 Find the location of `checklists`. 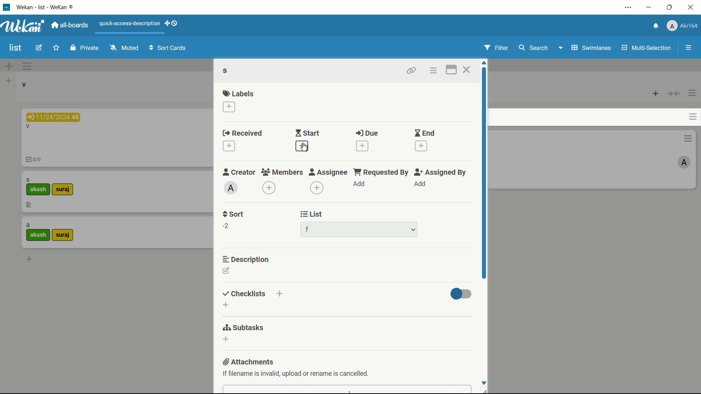

checklists is located at coordinates (244, 294).